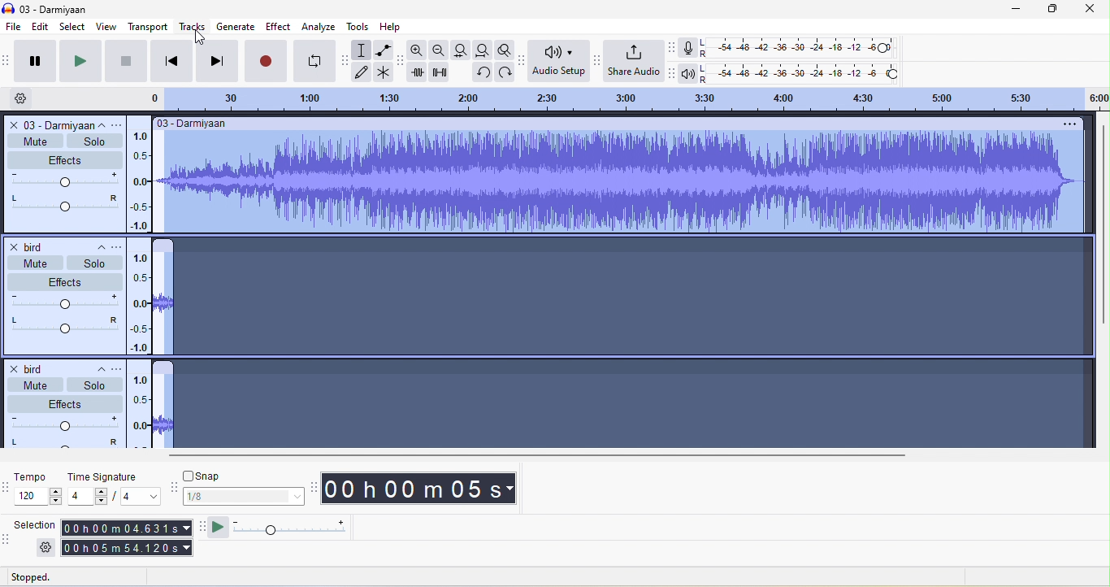 The height and width of the screenshot is (587, 1110). What do you see at coordinates (280, 28) in the screenshot?
I see `effect` at bounding box center [280, 28].